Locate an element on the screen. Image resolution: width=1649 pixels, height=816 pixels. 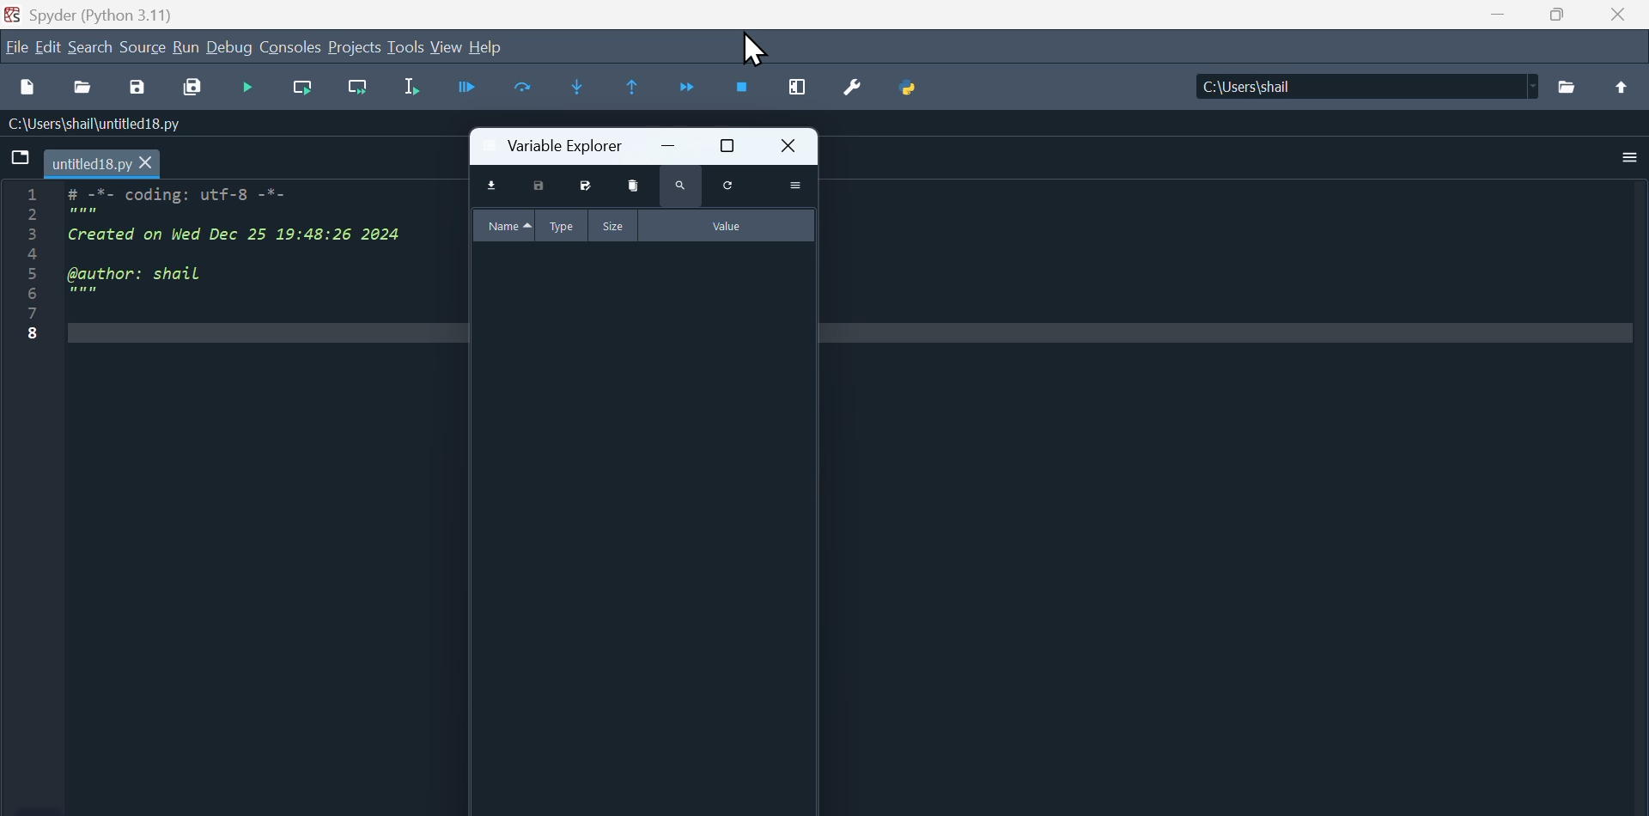
search is located at coordinates (90, 46).